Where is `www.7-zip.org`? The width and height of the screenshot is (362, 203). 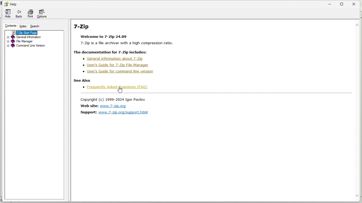 www.7-zip.org is located at coordinates (113, 106).